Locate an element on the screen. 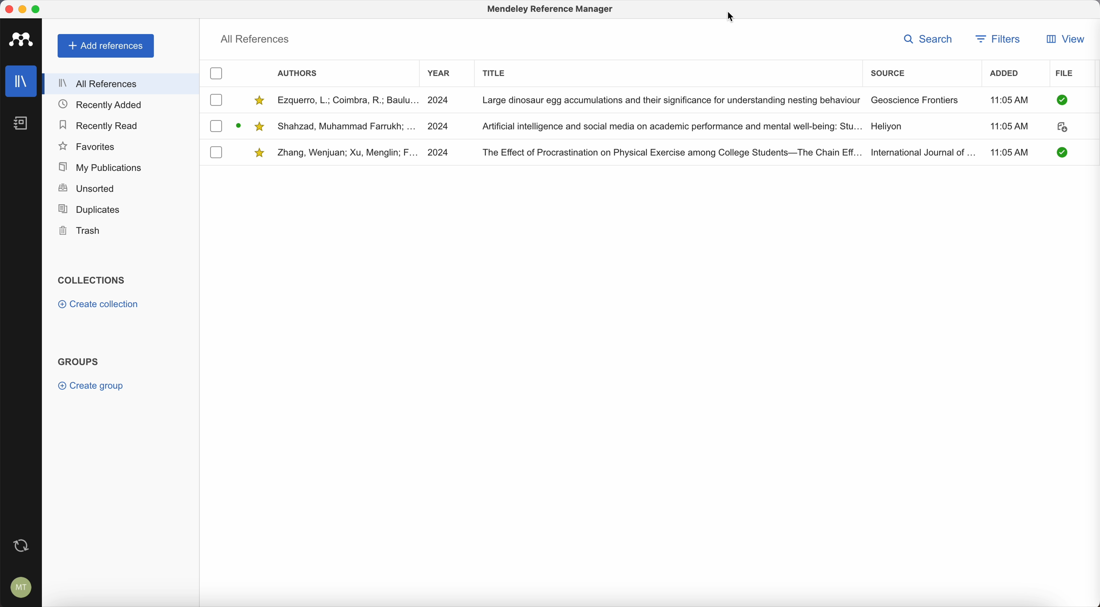 The image size is (1100, 607). notebook is located at coordinates (26, 124).